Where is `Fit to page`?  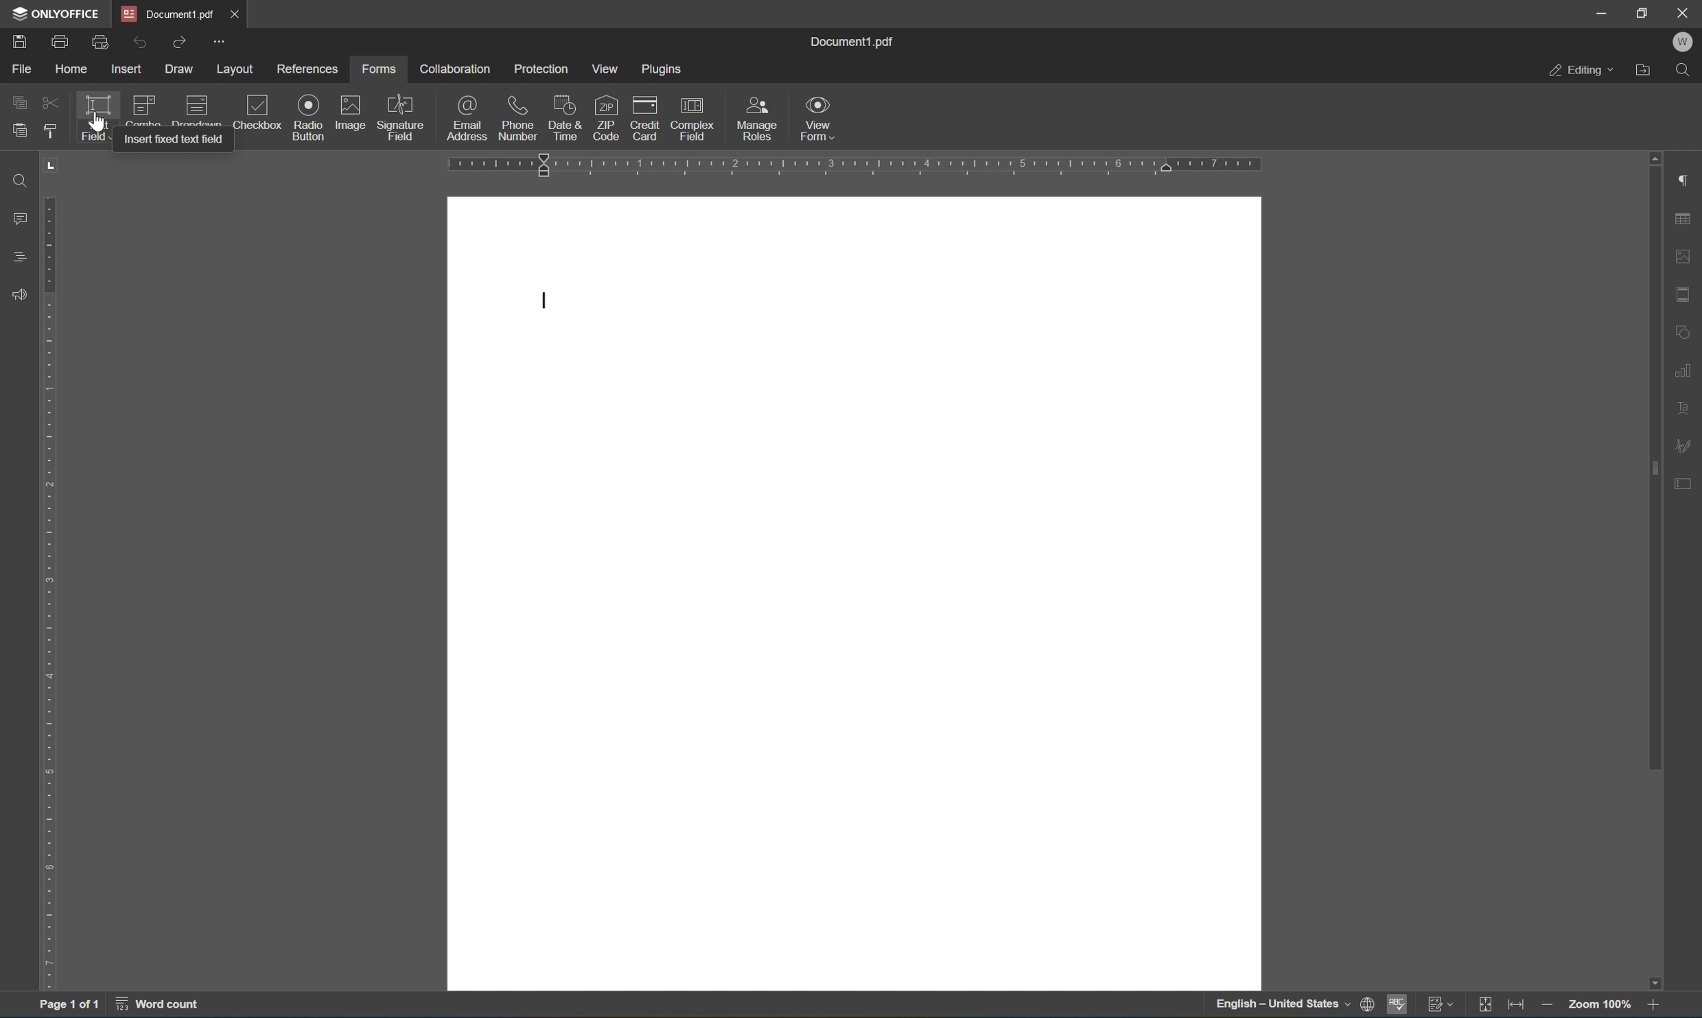
Fit to page is located at coordinates (1518, 1006).